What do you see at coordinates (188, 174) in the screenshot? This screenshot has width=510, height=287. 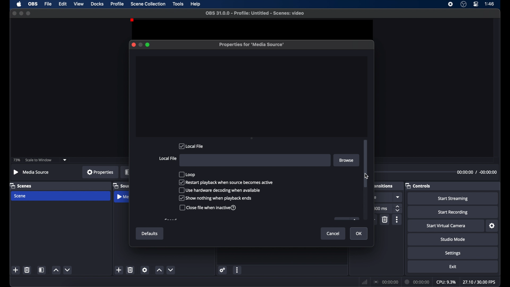 I see `loop` at bounding box center [188, 174].